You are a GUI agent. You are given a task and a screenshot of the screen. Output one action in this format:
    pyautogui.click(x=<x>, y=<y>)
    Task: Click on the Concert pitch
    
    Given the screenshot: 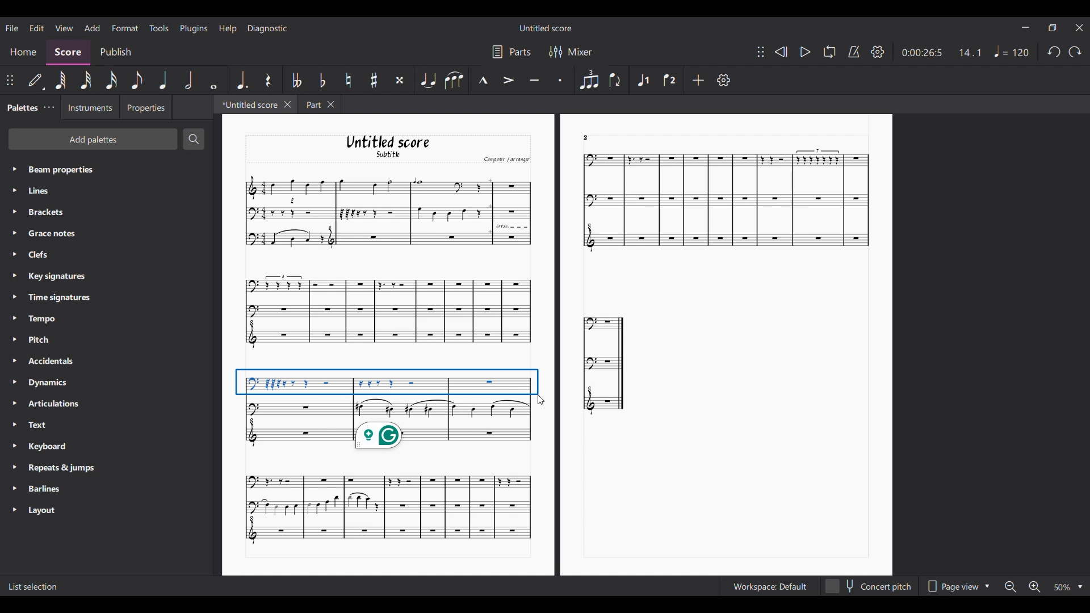 What is the action you would take?
    pyautogui.click(x=868, y=586)
    